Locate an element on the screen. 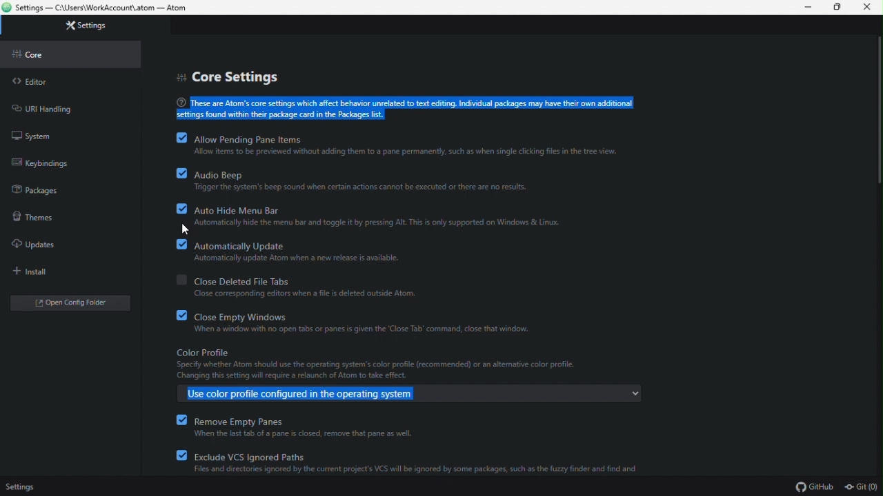 This screenshot has height=496, width=883. checkbox is located at coordinates (177, 208).